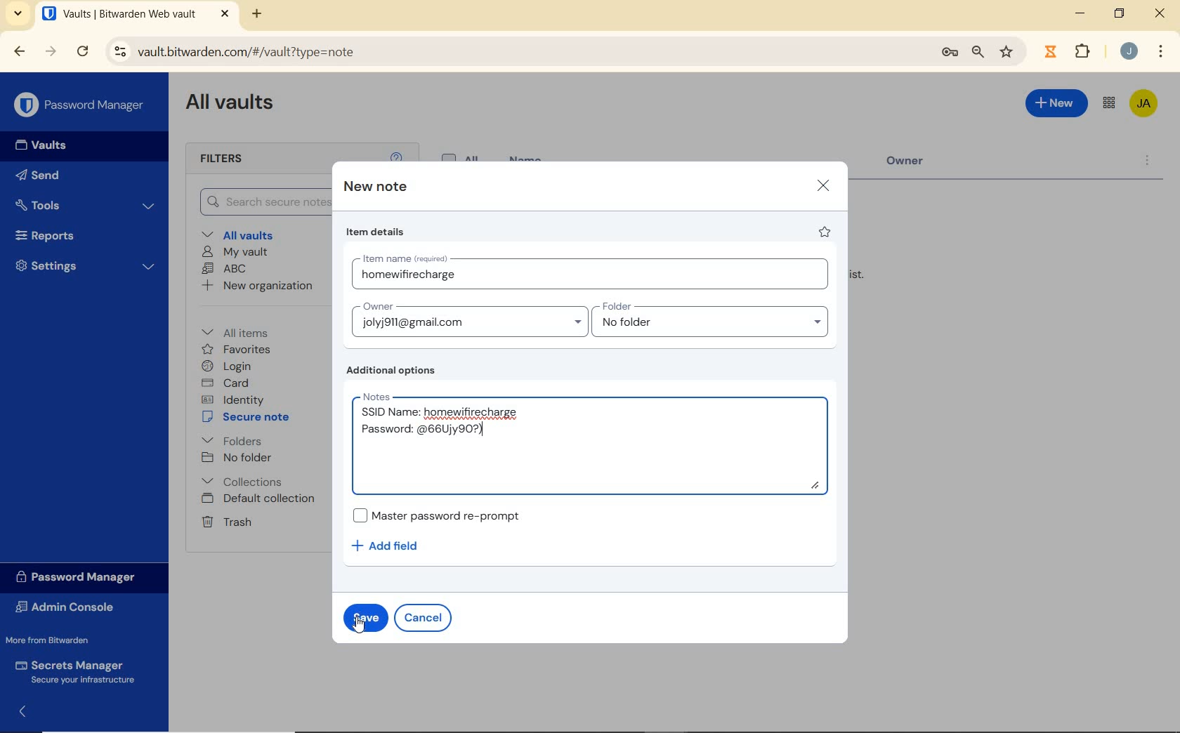 This screenshot has width=1180, height=733. What do you see at coordinates (258, 285) in the screenshot?
I see `New organization` at bounding box center [258, 285].